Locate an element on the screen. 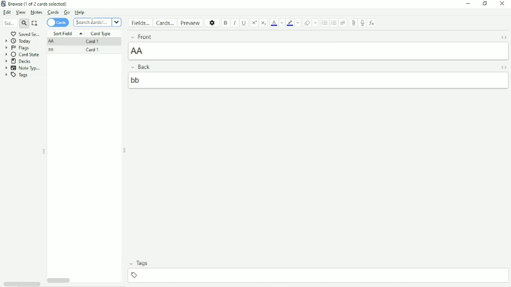 The width and height of the screenshot is (511, 287). Unordered list is located at coordinates (324, 23).